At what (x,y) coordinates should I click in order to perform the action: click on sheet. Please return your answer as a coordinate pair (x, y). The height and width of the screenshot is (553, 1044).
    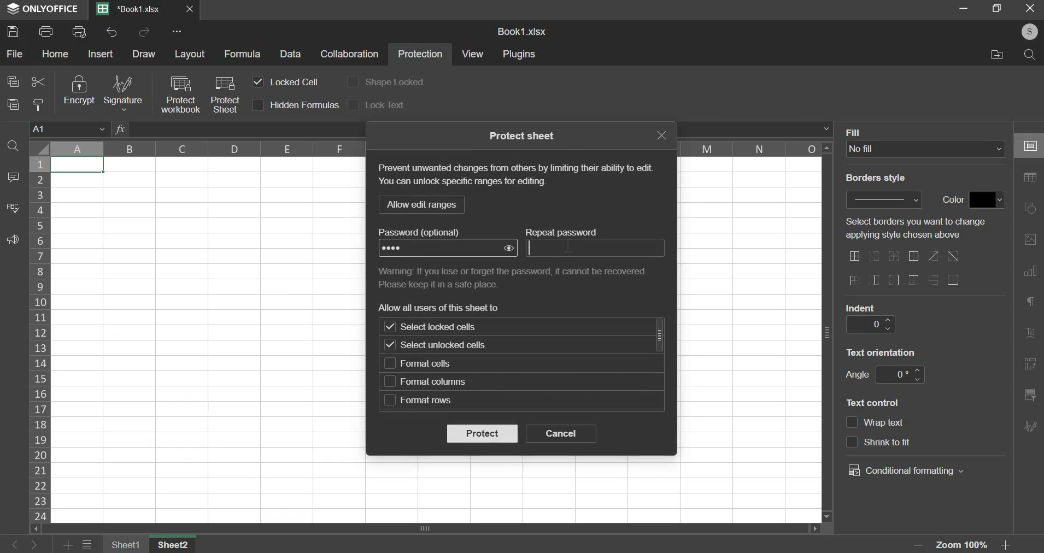
    Looking at the image, I should click on (127, 544).